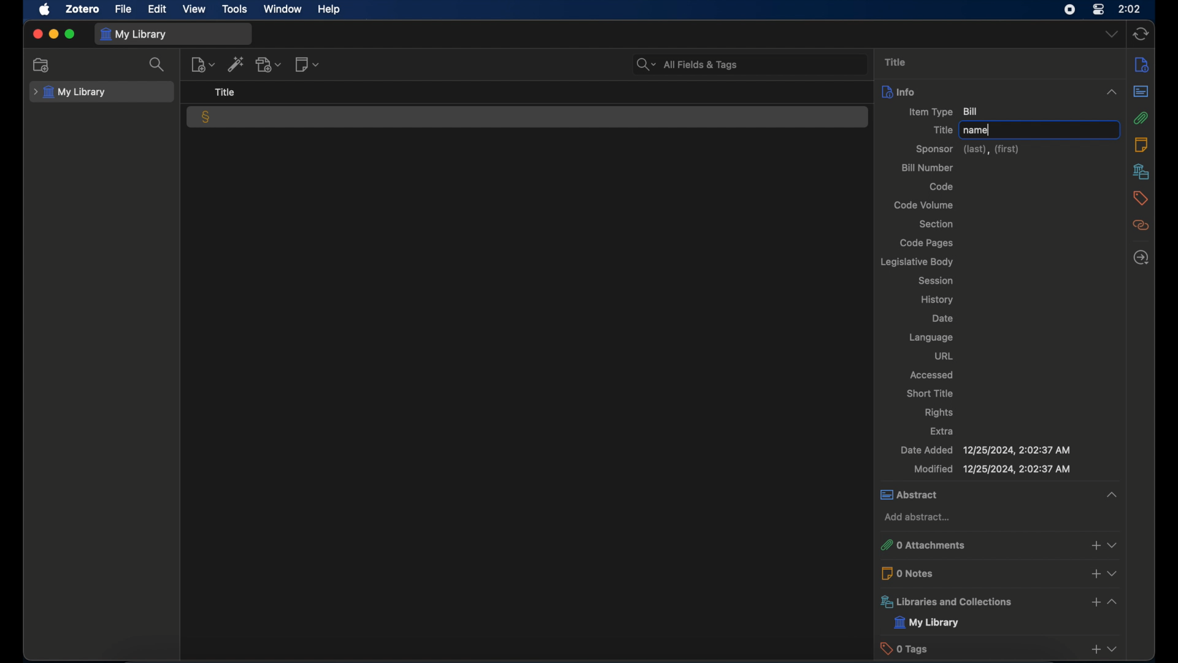 The width and height of the screenshot is (1178, 663). Describe the element at coordinates (931, 338) in the screenshot. I see `language` at that location.